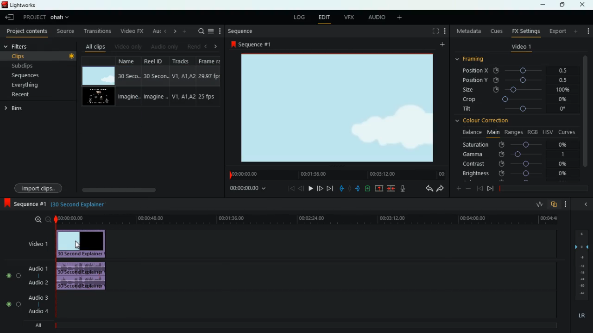  What do you see at coordinates (512, 132) in the screenshot?
I see `ranges` at bounding box center [512, 132].